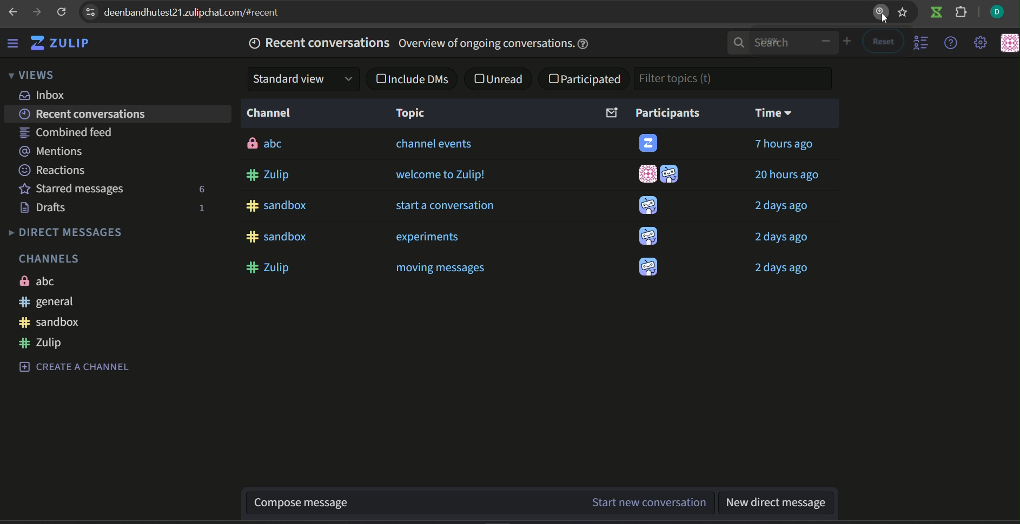 The height and width of the screenshot is (524, 1020). I want to click on inbox, so click(44, 96).